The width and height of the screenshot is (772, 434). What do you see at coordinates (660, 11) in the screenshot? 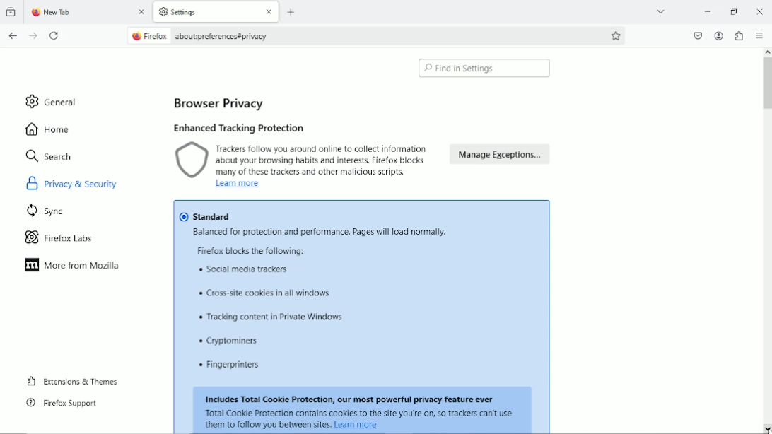
I see `List all tabs` at bounding box center [660, 11].